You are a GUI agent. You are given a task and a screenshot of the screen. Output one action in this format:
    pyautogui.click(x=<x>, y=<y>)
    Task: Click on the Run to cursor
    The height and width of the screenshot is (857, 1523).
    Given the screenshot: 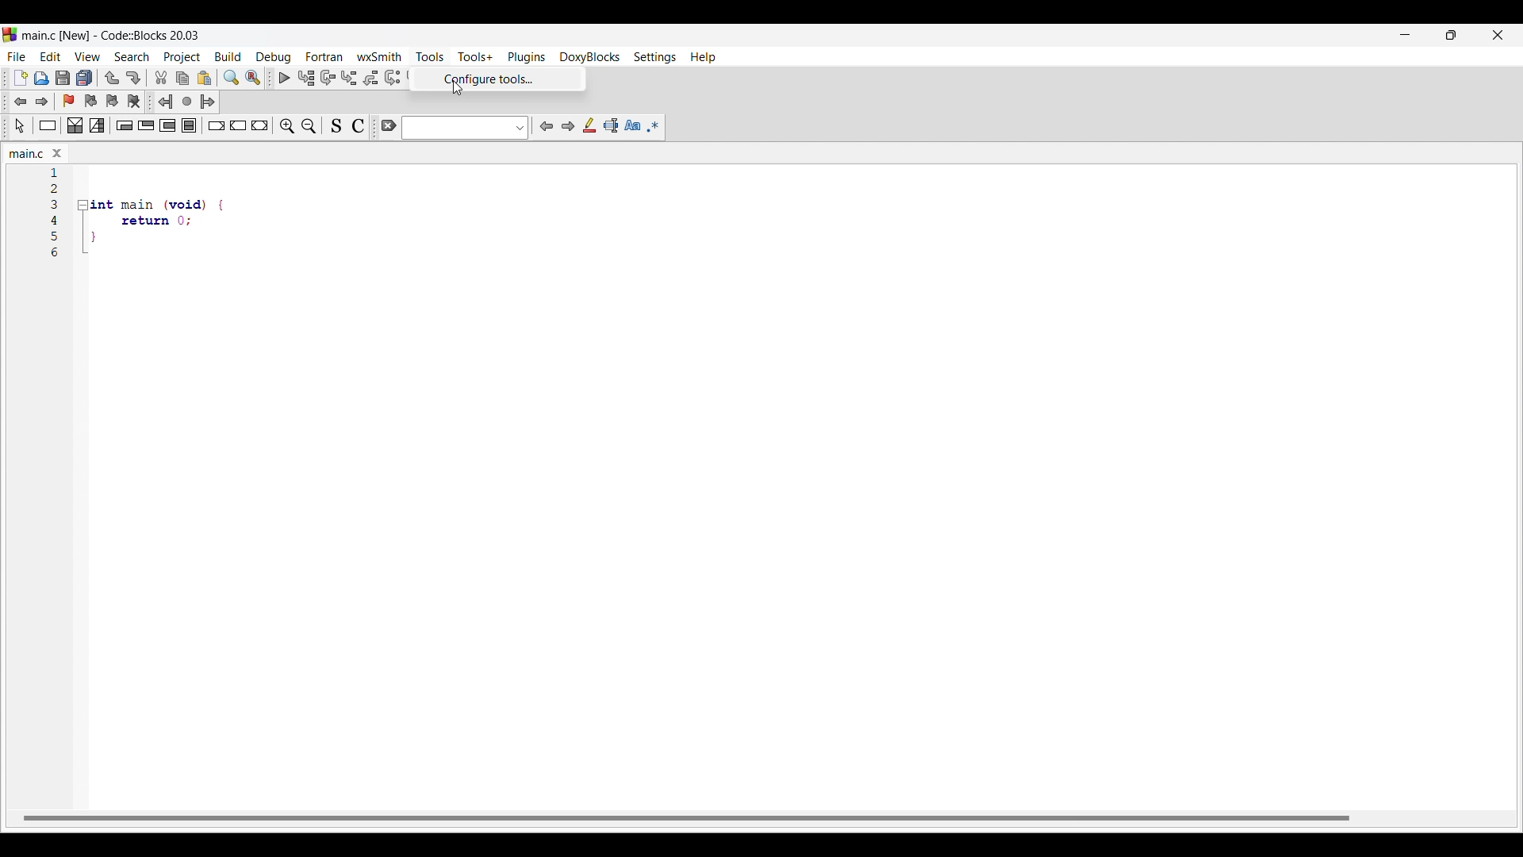 What is the action you would take?
    pyautogui.click(x=306, y=79)
    